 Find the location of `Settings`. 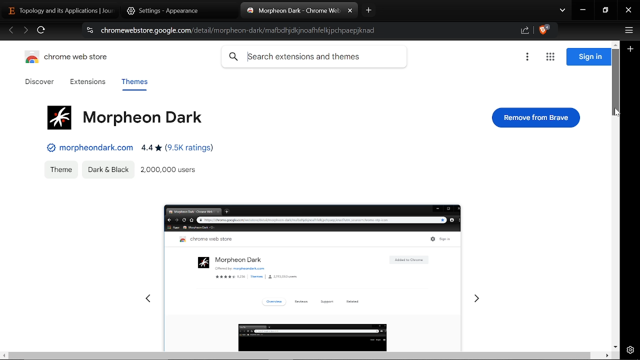

Settings is located at coordinates (630, 349).